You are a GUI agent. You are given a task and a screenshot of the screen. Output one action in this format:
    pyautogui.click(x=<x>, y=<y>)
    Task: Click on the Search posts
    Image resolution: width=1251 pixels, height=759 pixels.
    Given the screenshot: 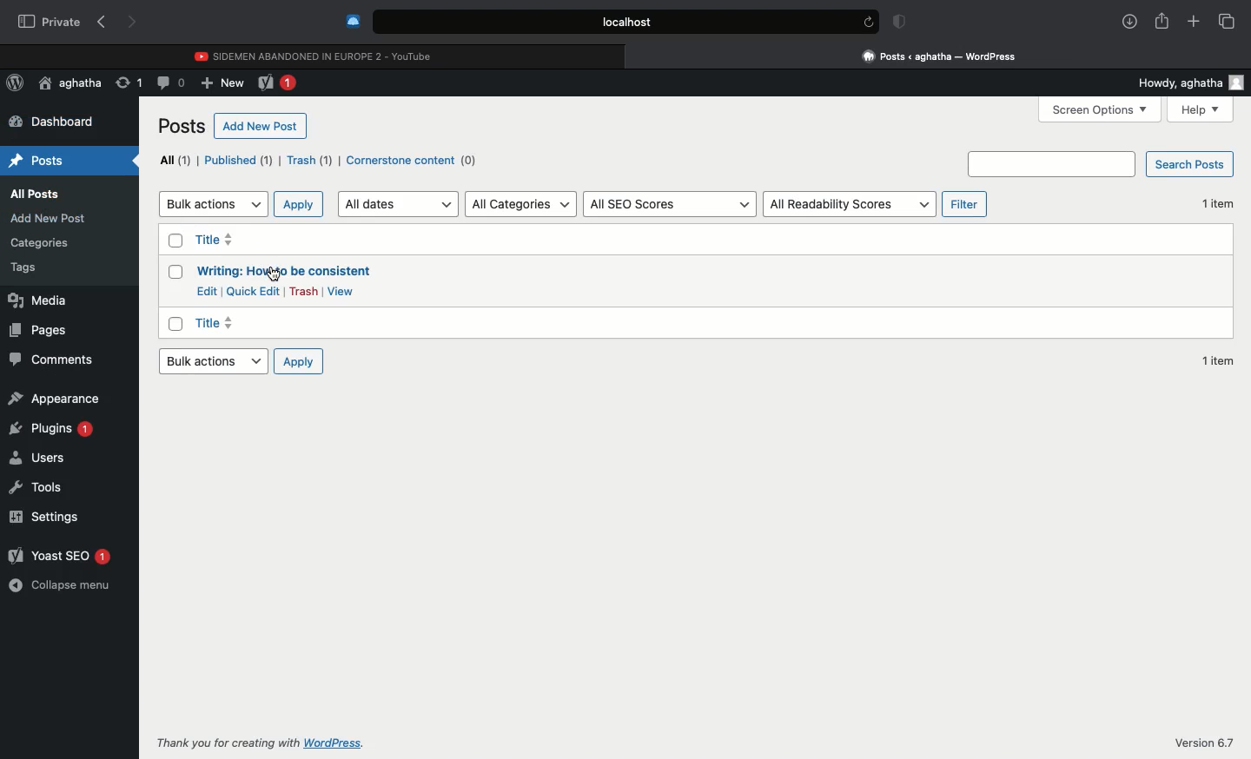 What is the action you would take?
    pyautogui.click(x=1103, y=164)
    